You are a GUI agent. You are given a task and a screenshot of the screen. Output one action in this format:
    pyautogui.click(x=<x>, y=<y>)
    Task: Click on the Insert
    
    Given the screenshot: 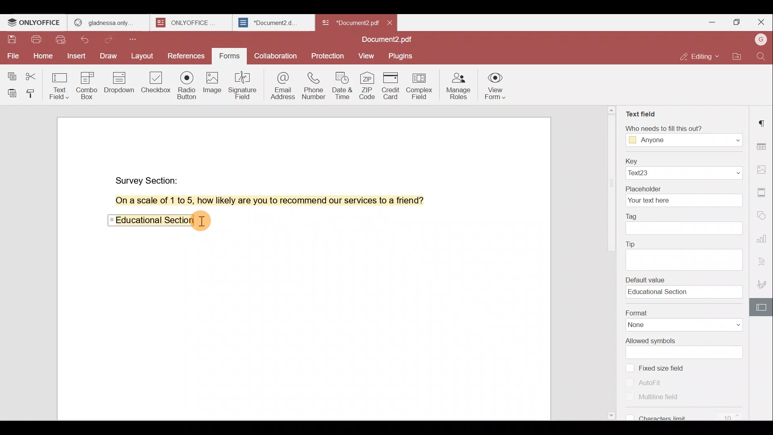 What is the action you would take?
    pyautogui.click(x=76, y=57)
    